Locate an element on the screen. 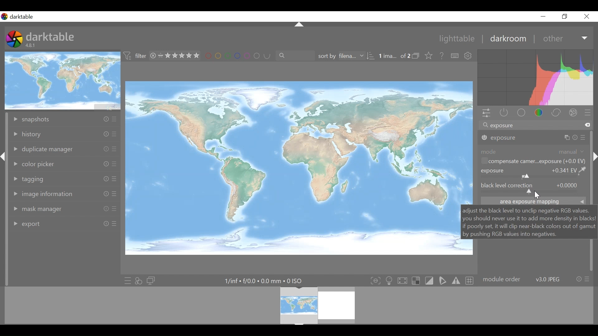 The height and width of the screenshot is (336, 598). vertical scroll bar is located at coordinates (590, 186).